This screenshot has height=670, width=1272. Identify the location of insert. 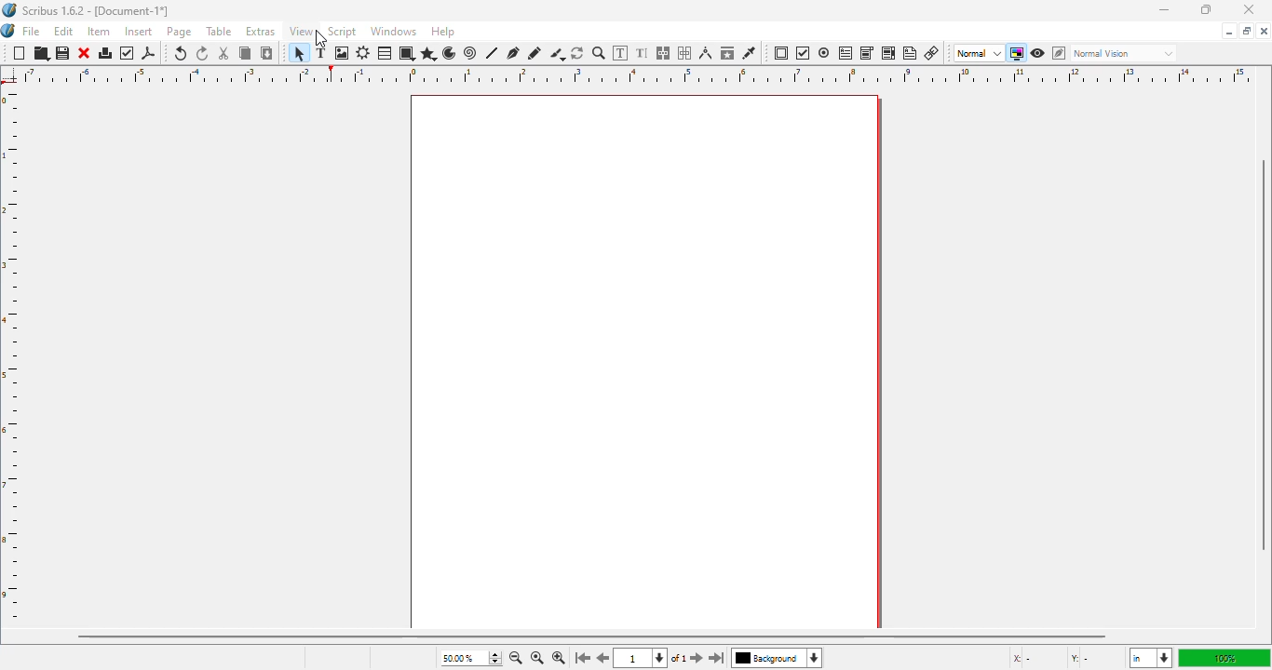
(139, 31).